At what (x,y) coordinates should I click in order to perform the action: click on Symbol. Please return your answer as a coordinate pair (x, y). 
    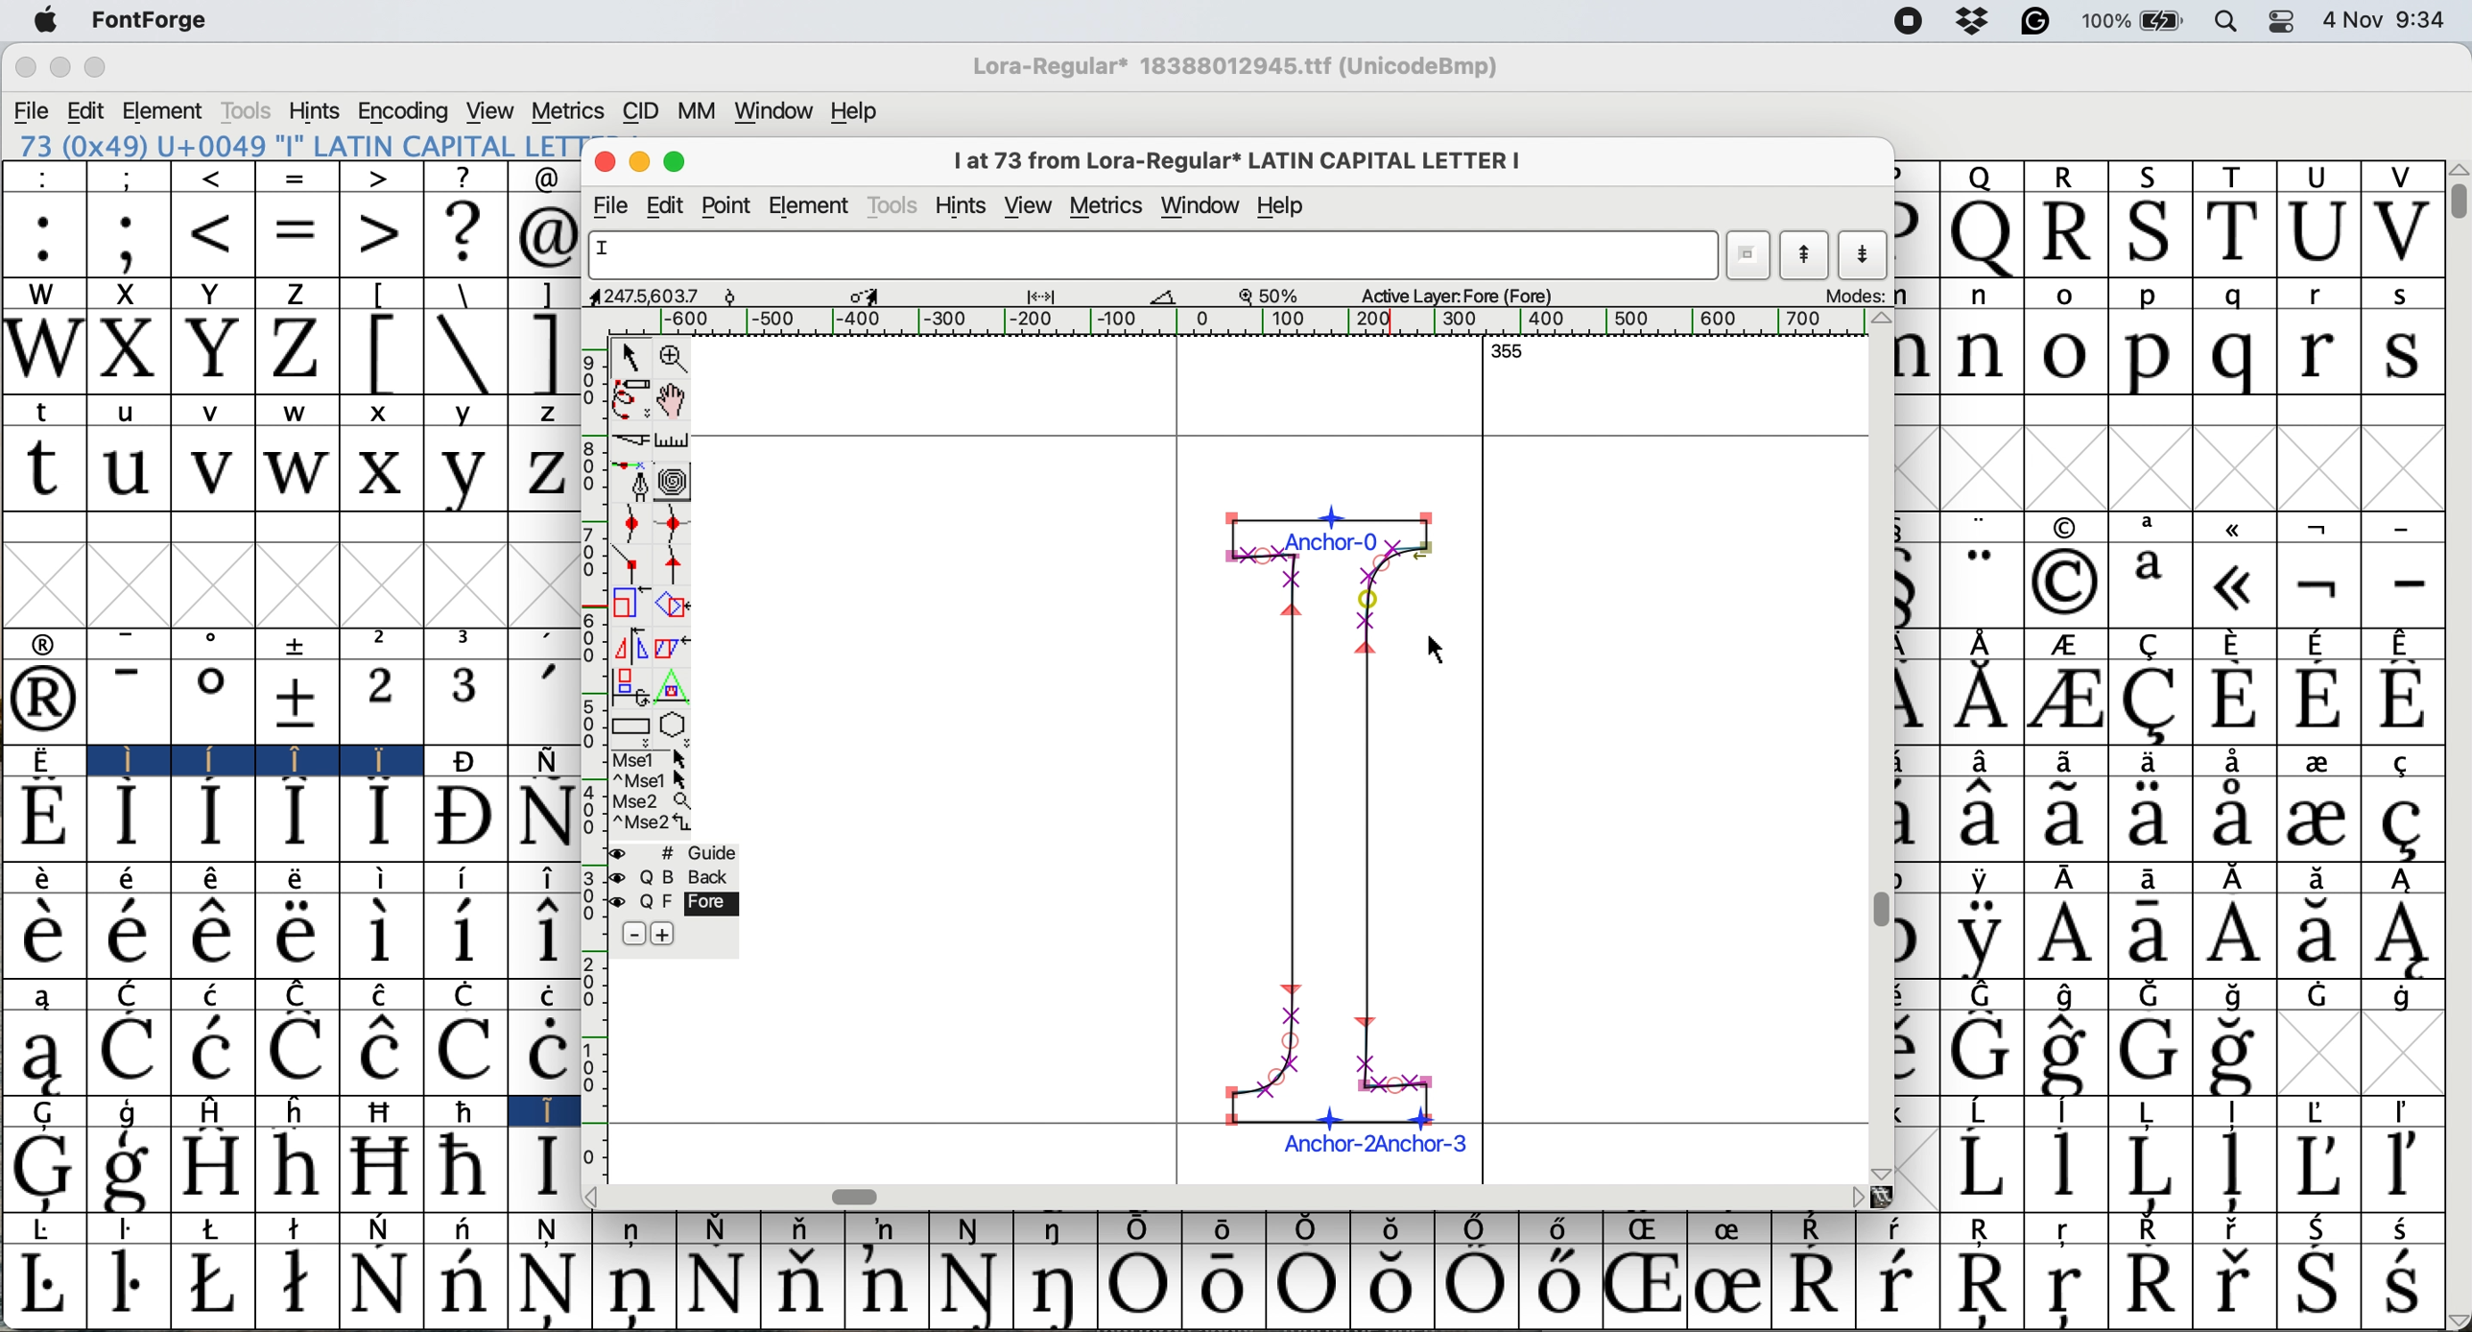
    Looking at the image, I should click on (2147, 1168).